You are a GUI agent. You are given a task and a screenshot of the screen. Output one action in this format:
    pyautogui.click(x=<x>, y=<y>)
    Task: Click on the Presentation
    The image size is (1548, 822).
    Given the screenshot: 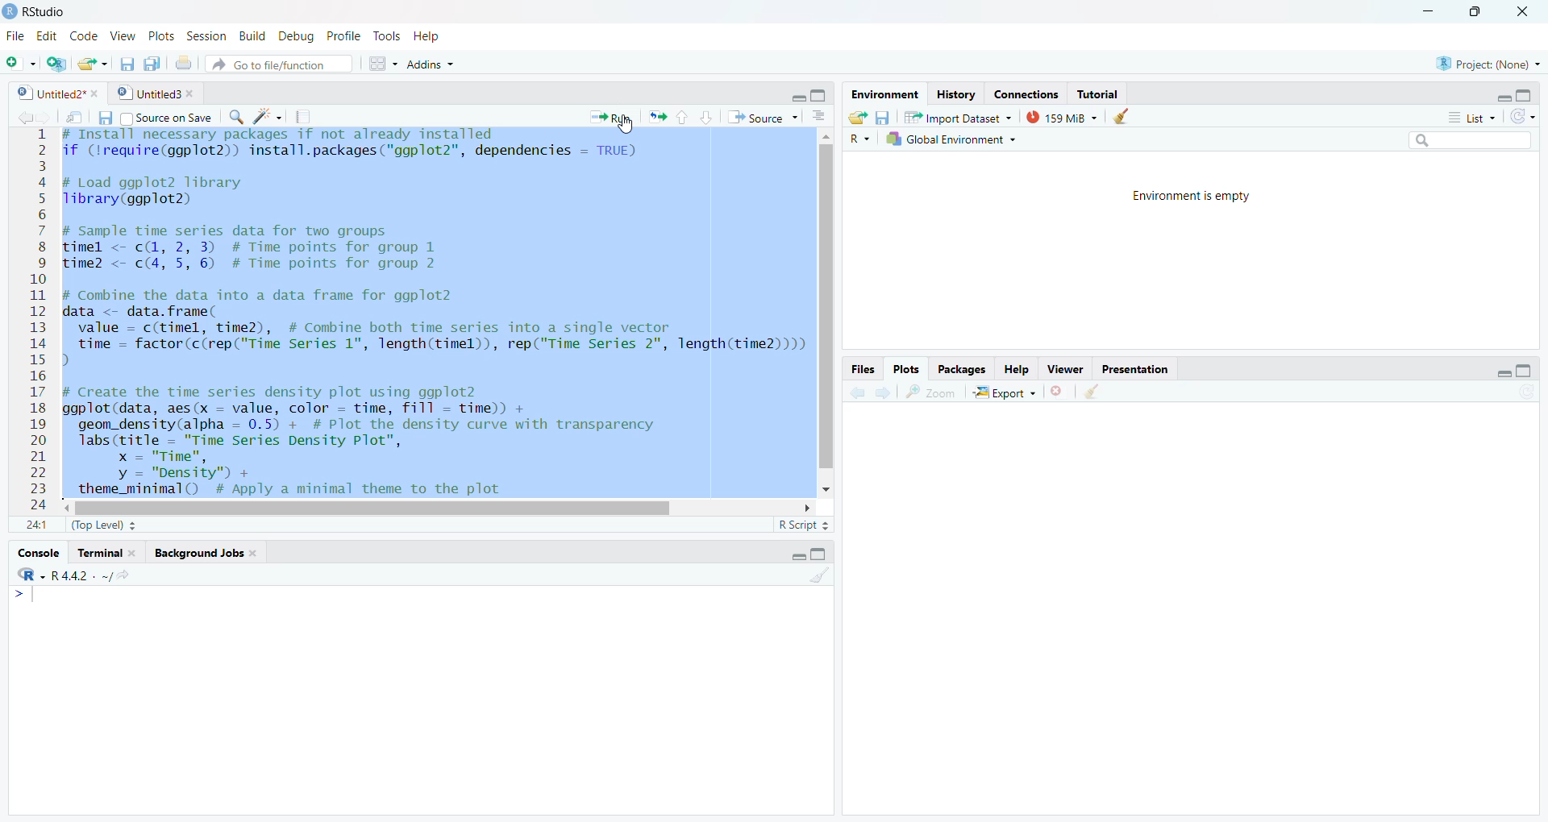 What is the action you would take?
    pyautogui.click(x=1133, y=369)
    